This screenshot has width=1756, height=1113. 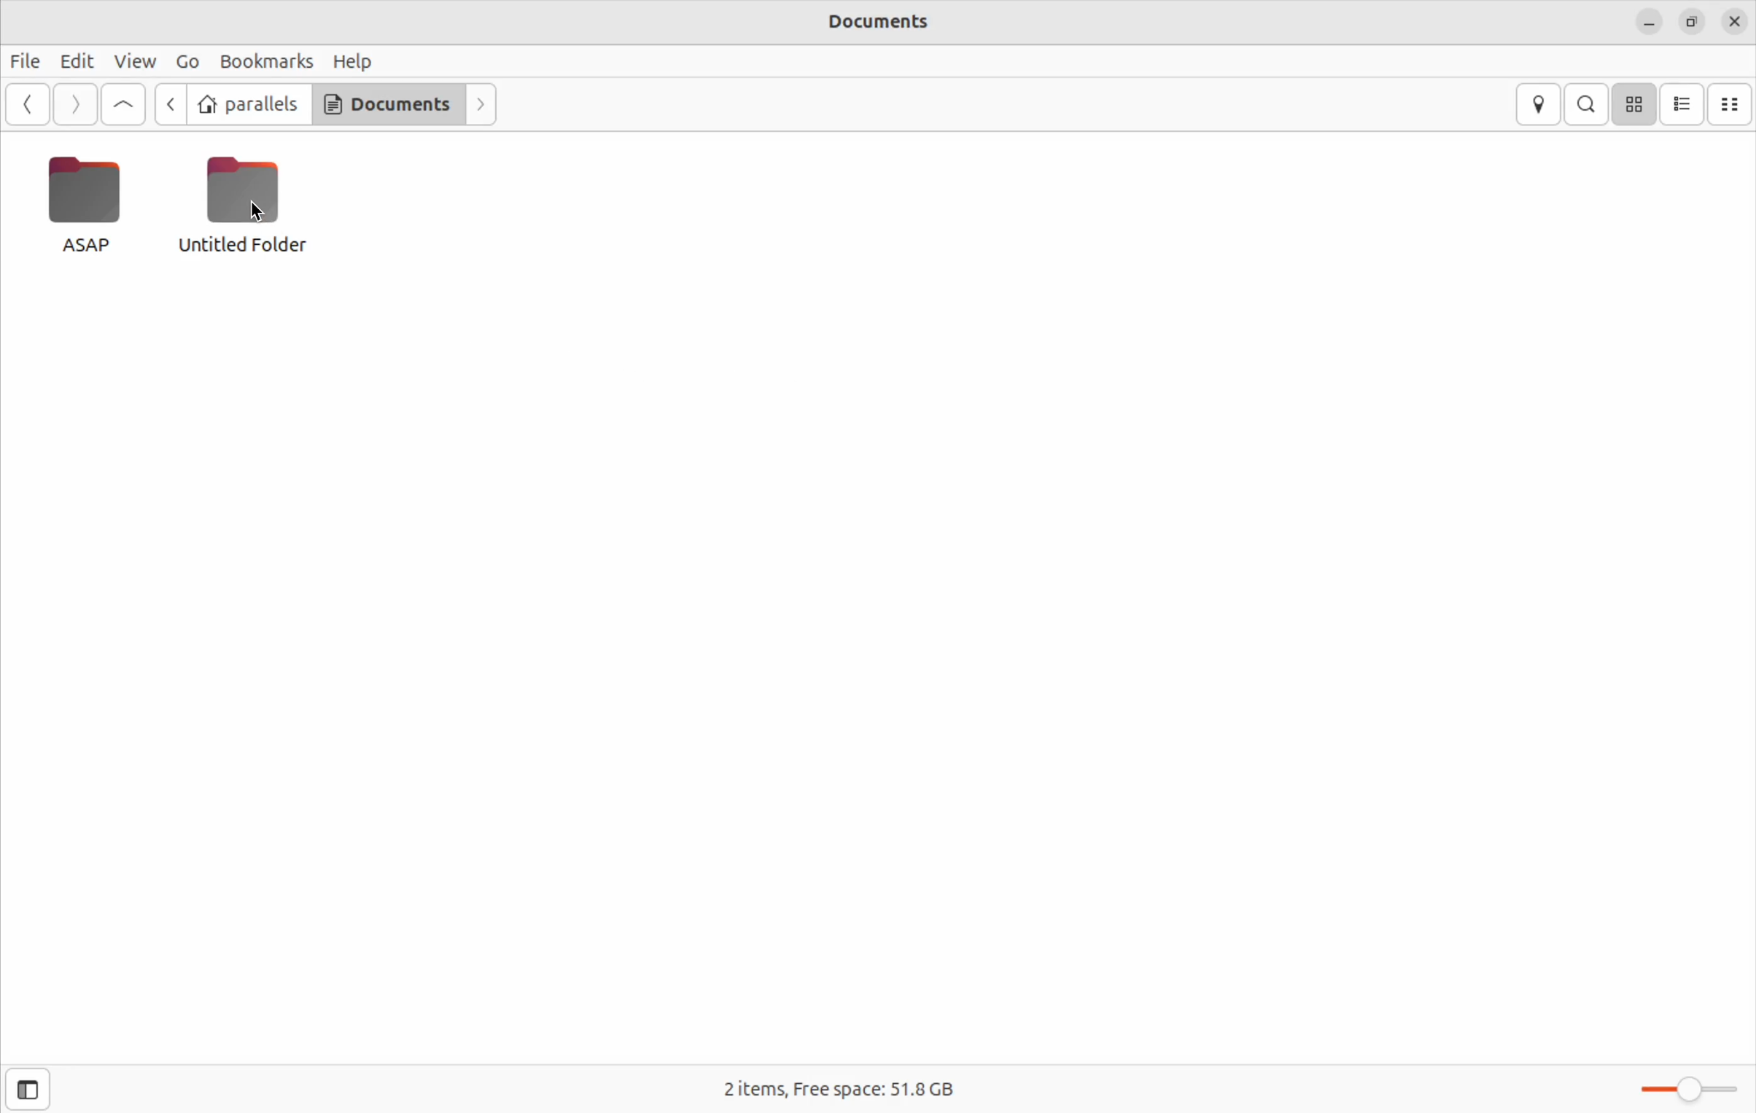 What do you see at coordinates (252, 203) in the screenshot?
I see `untitled folder` at bounding box center [252, 203].